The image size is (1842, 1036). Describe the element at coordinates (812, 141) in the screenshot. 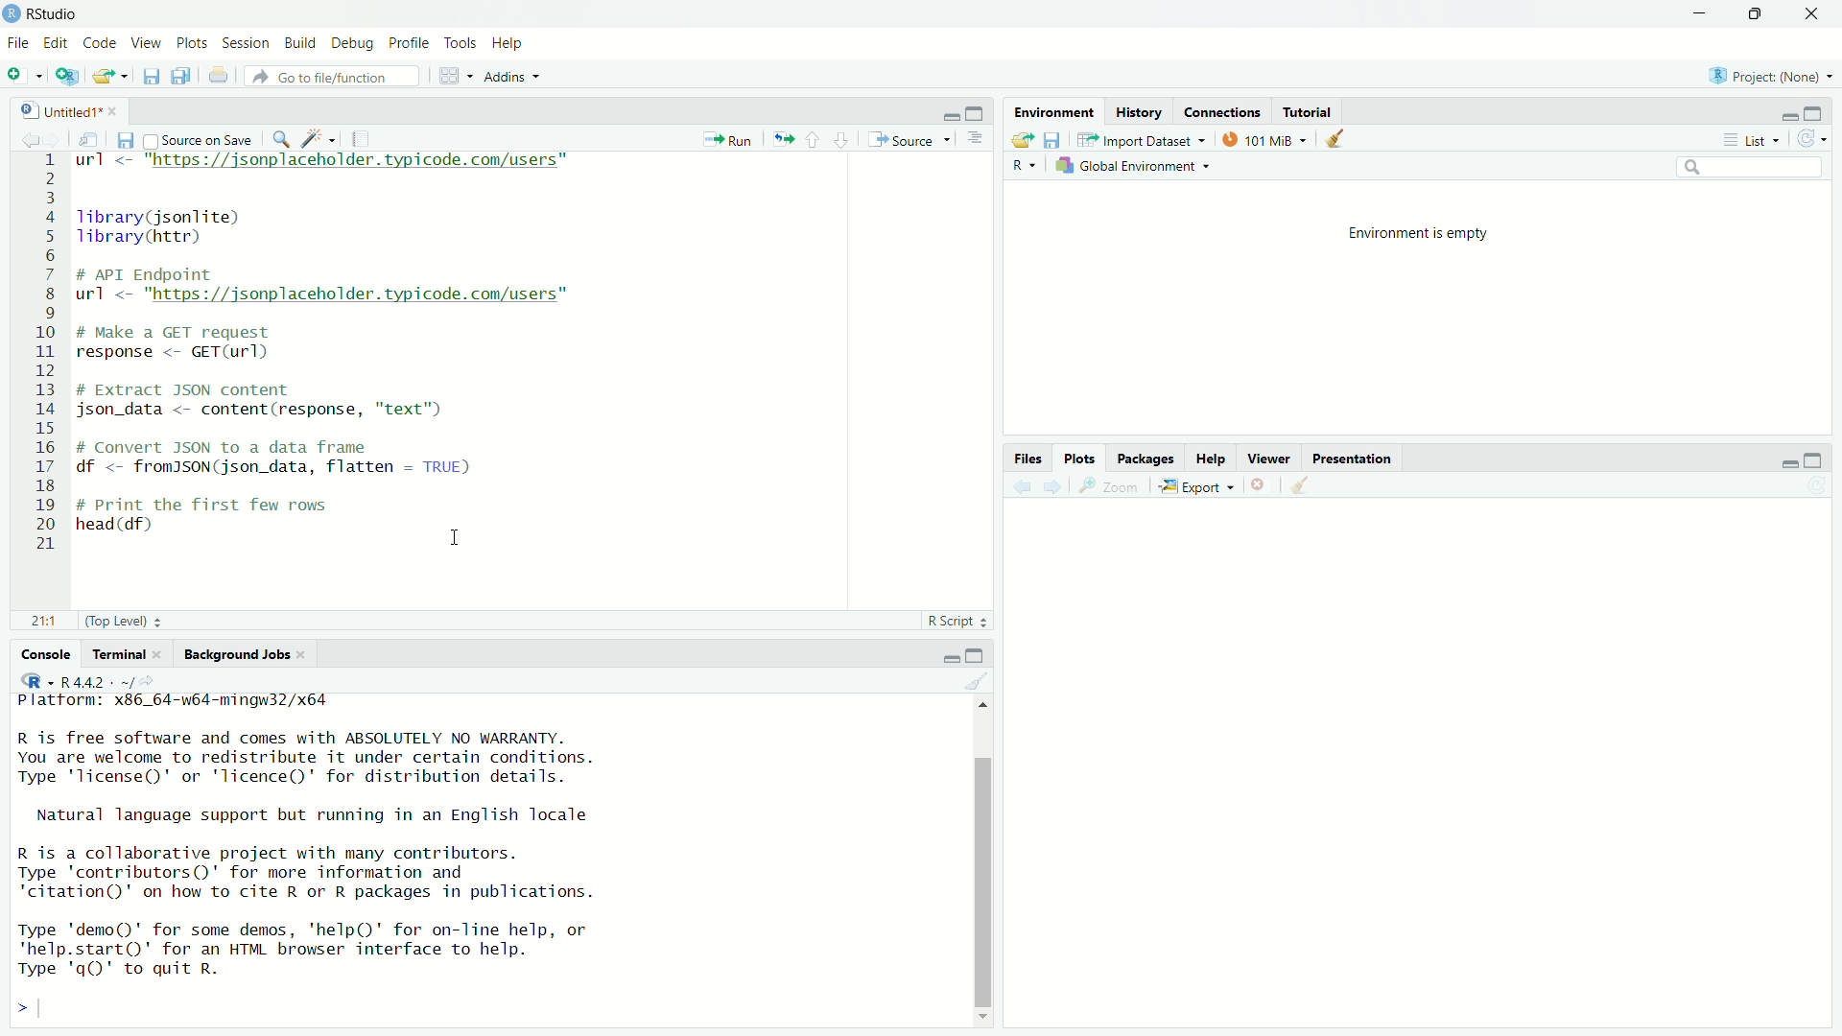

I see `Go to previous section` at that location.